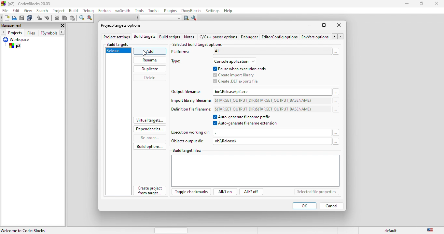 This screenshot has width=444, height=234. What do you see at coordinates (218, 37) in the screenshot?
I see `c\c++parser option` at bounding box center [218, 37].